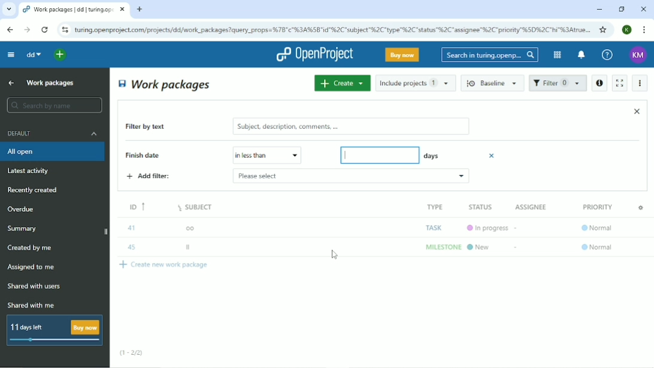  What do you see at coordinates (402, 55) in the screenshot?
I see `Buy now` at bounding box center [402, 55].